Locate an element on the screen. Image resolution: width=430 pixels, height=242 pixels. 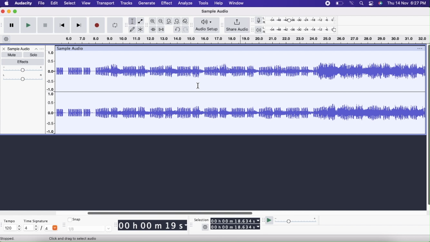
Playback speed is located at coordinates (296, 220).